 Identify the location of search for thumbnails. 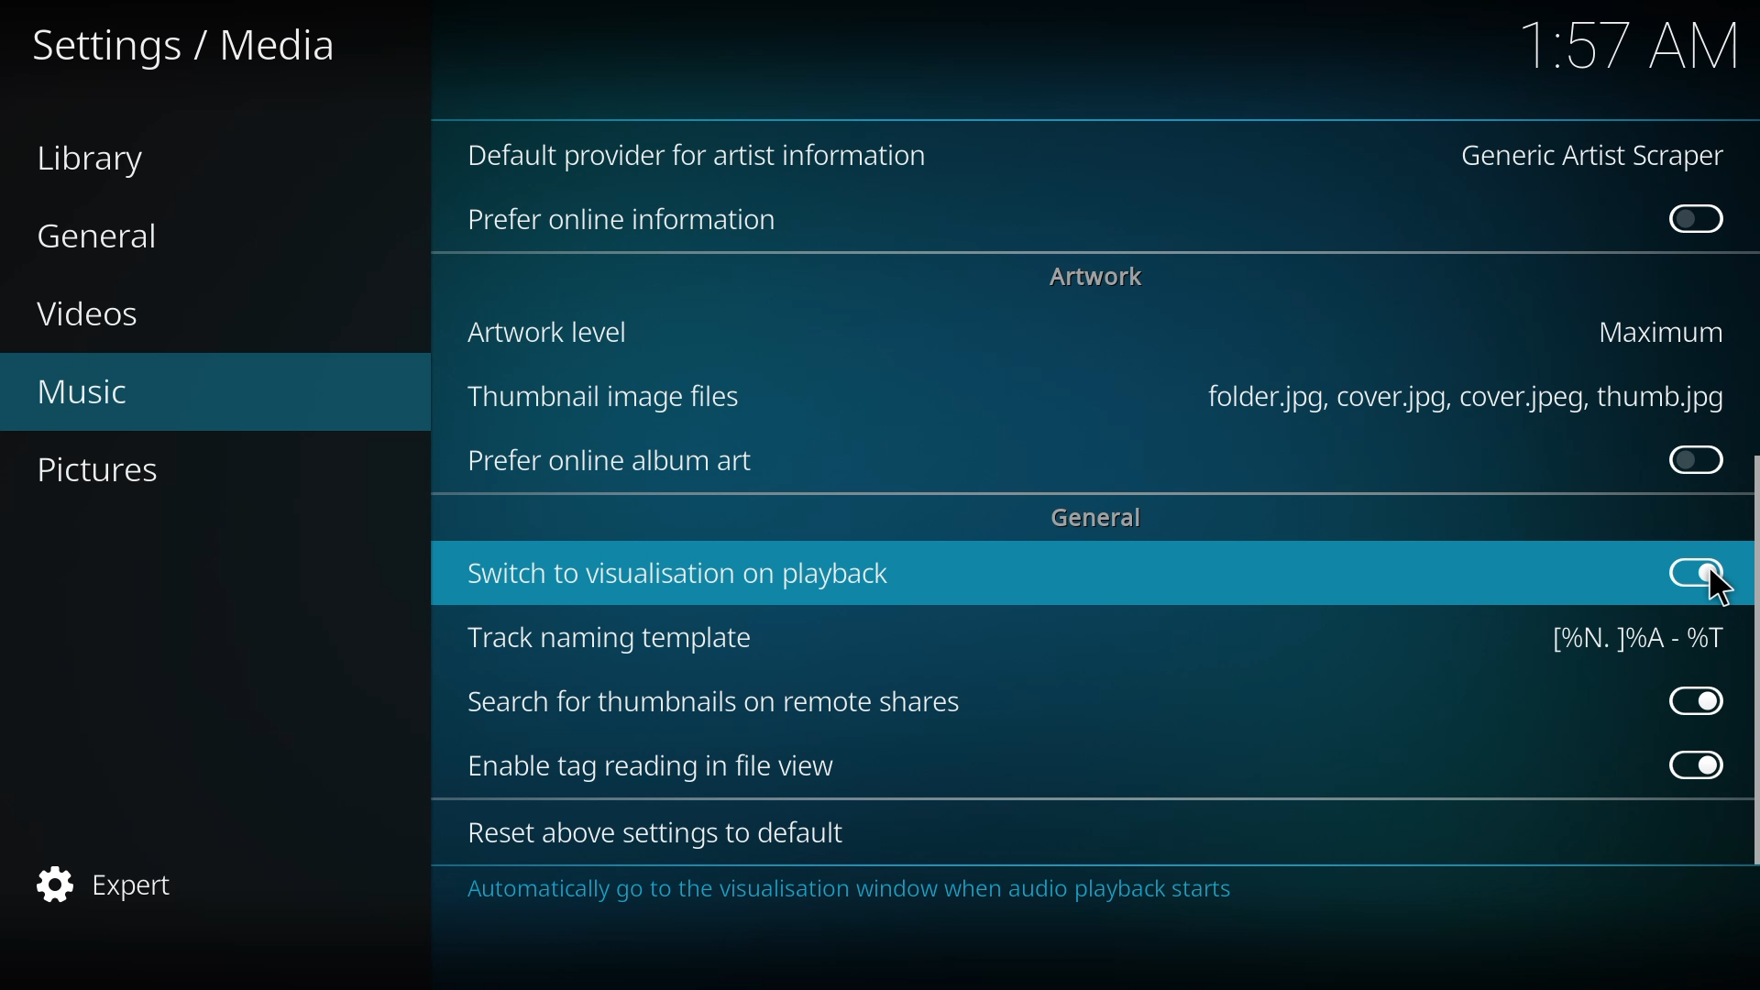
(712, 704).